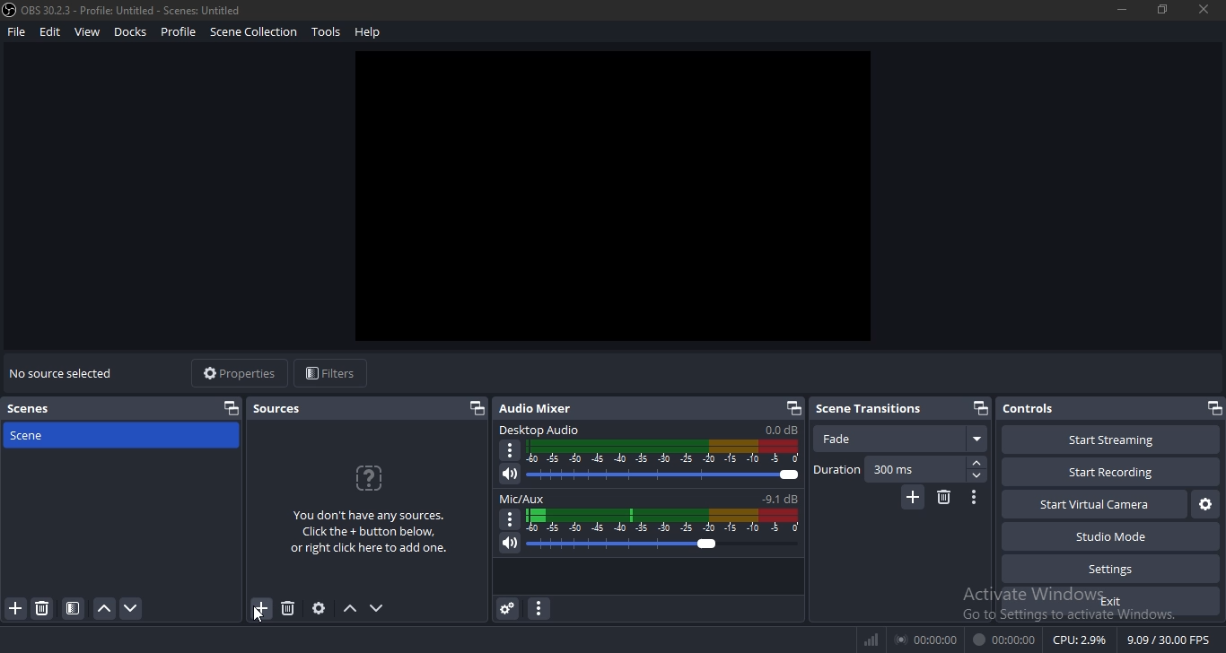  What do you see at coordinates (239, 374) in the screenshot?
I see `properties` at bounding box center [239, 374].